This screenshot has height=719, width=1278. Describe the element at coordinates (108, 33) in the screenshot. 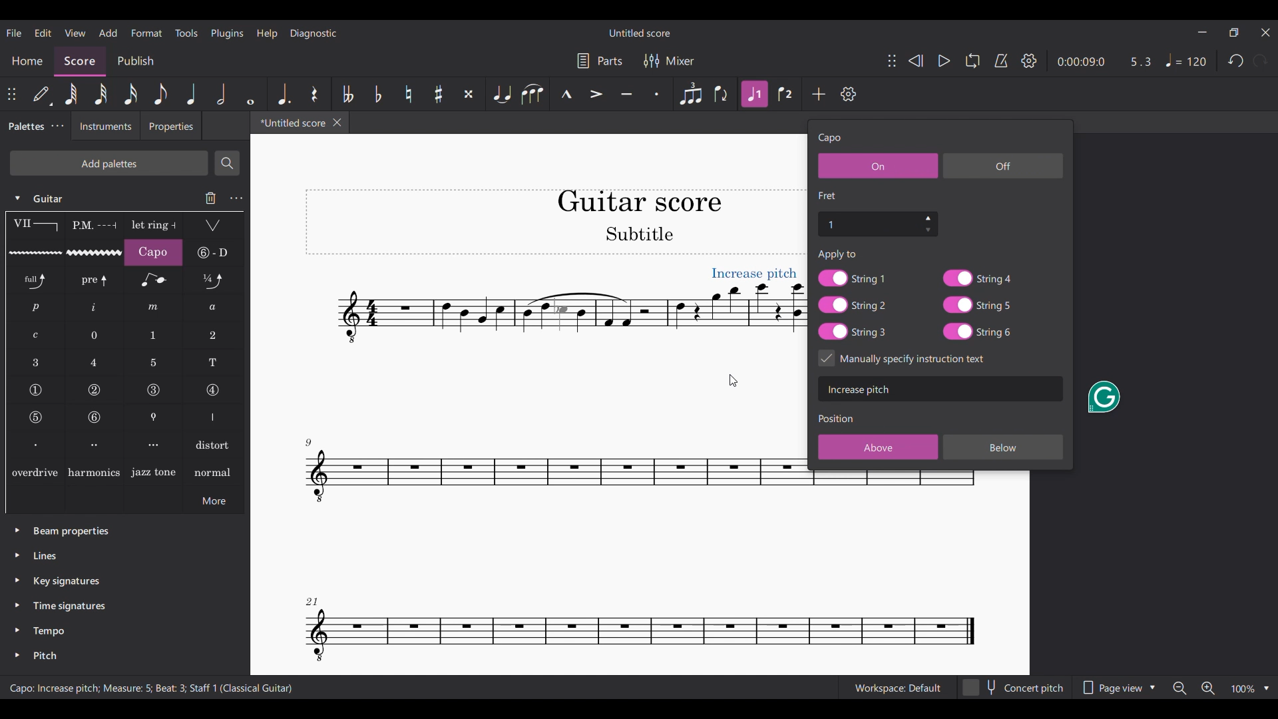

I see `Add menu` at that location.